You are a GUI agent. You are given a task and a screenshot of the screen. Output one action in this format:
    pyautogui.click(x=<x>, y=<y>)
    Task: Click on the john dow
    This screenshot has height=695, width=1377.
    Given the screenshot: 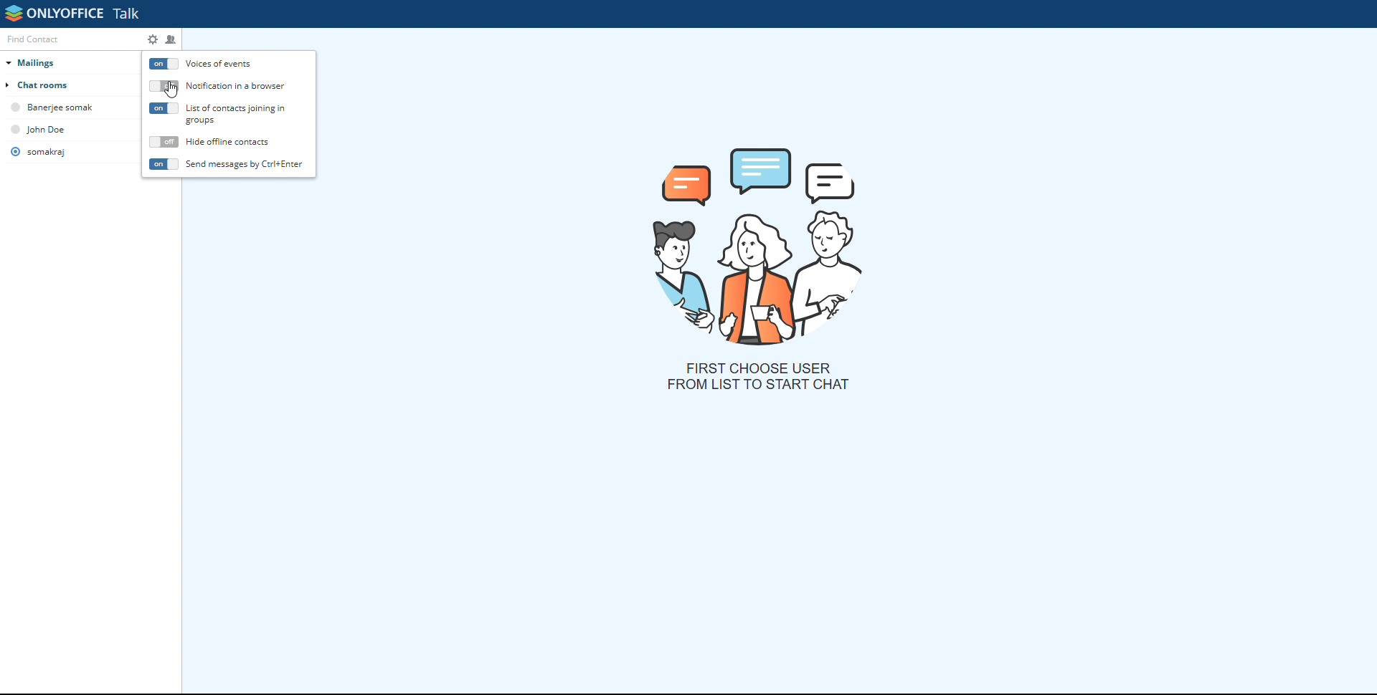 What is the action you would take?
    pyautogui.click(x=48, y=128)
    